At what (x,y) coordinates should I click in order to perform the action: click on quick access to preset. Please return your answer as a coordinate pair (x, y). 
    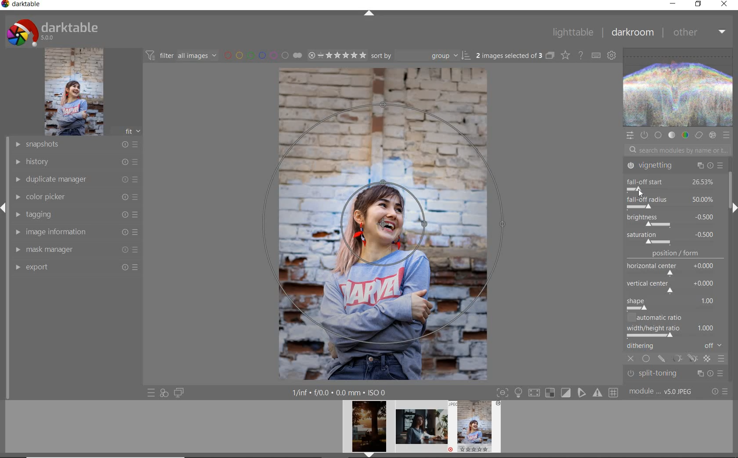
    Looking at the image, I should click on (152, 393).